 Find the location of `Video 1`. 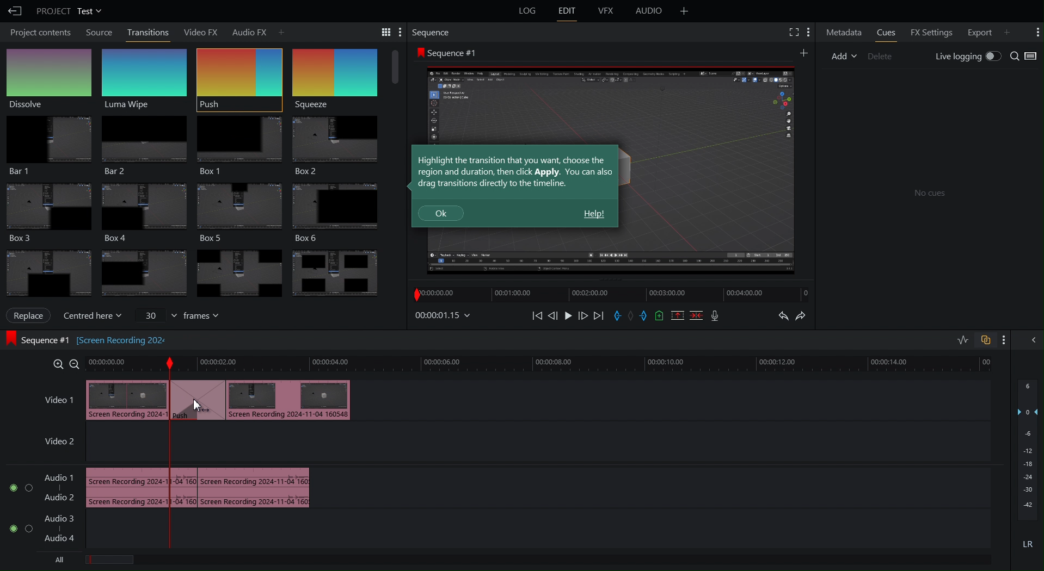

Video 1 is located at coordinates (57, 400).